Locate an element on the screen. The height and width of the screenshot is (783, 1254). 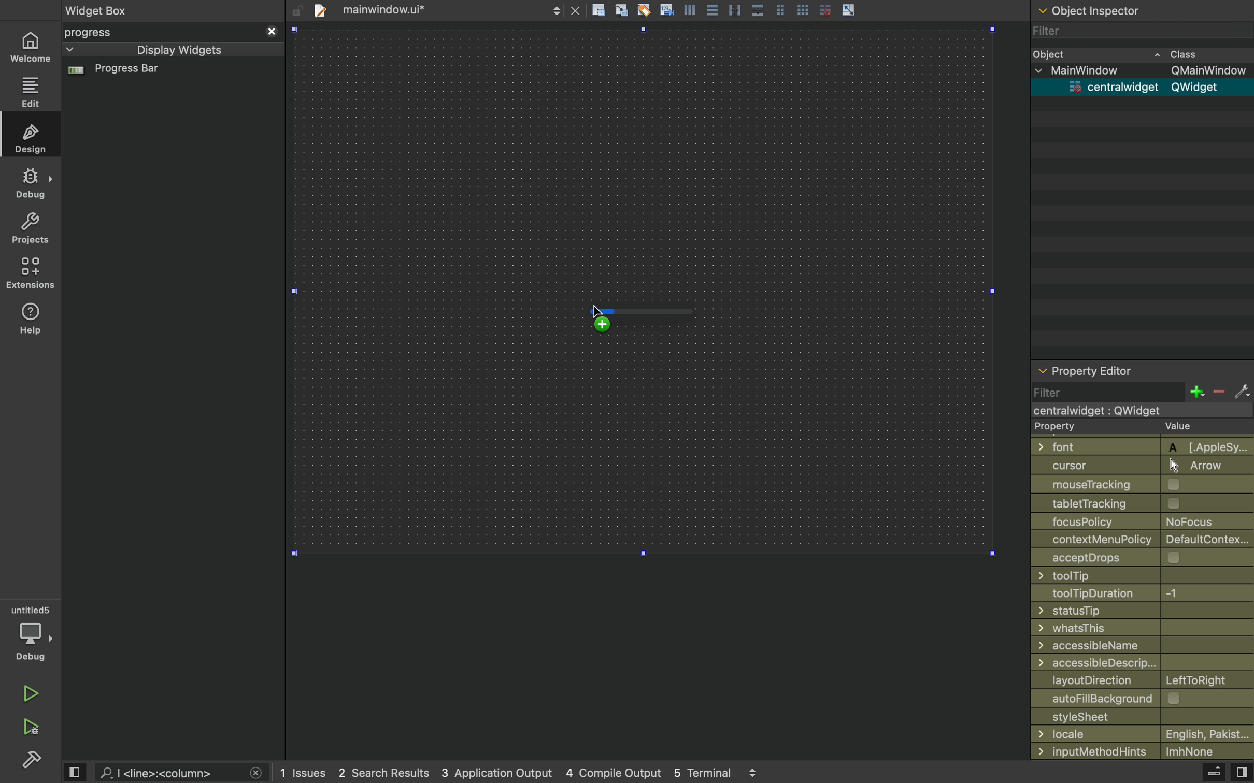
mainwindow is located at coordinates (1145, 71).